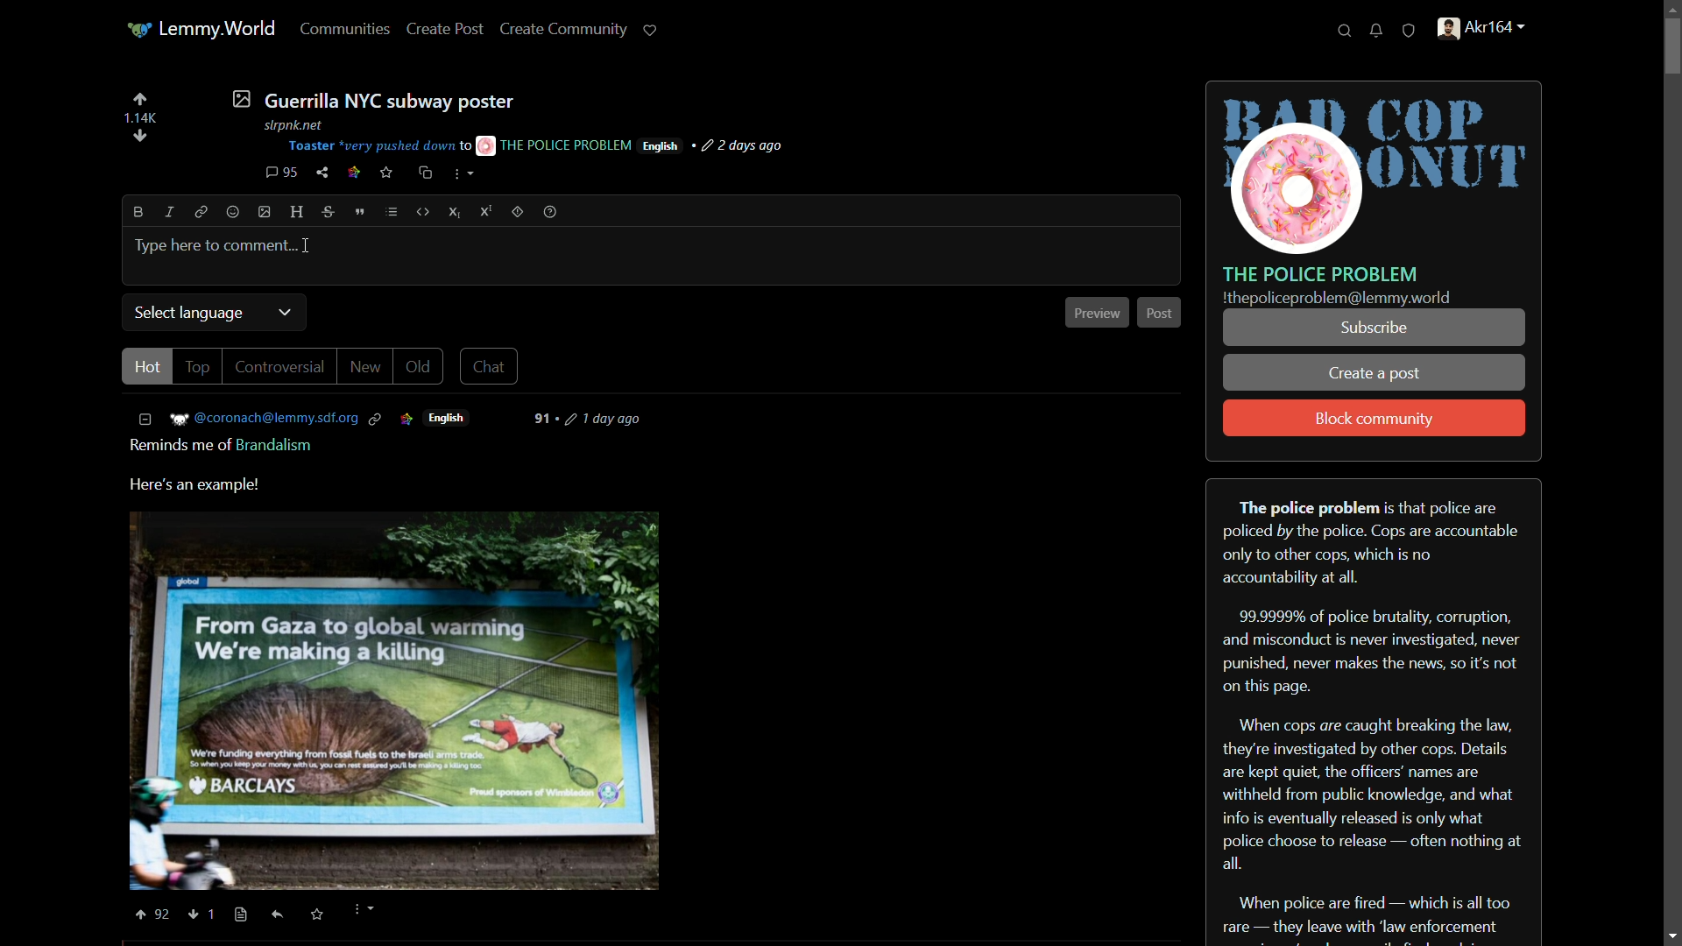 The height and width of the screenshot is (946, 1682). Describe the element at coordinates (241, 914) in the screenshot. I see `view source` at that location.